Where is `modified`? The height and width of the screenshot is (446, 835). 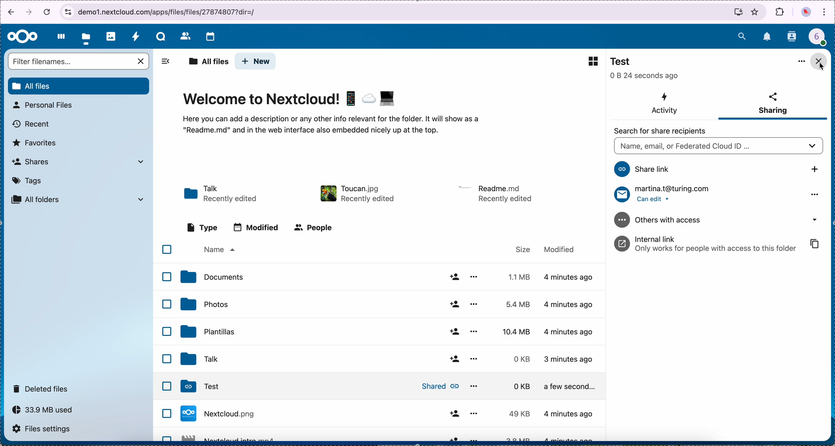 modified is located at coordinates (259, 228).